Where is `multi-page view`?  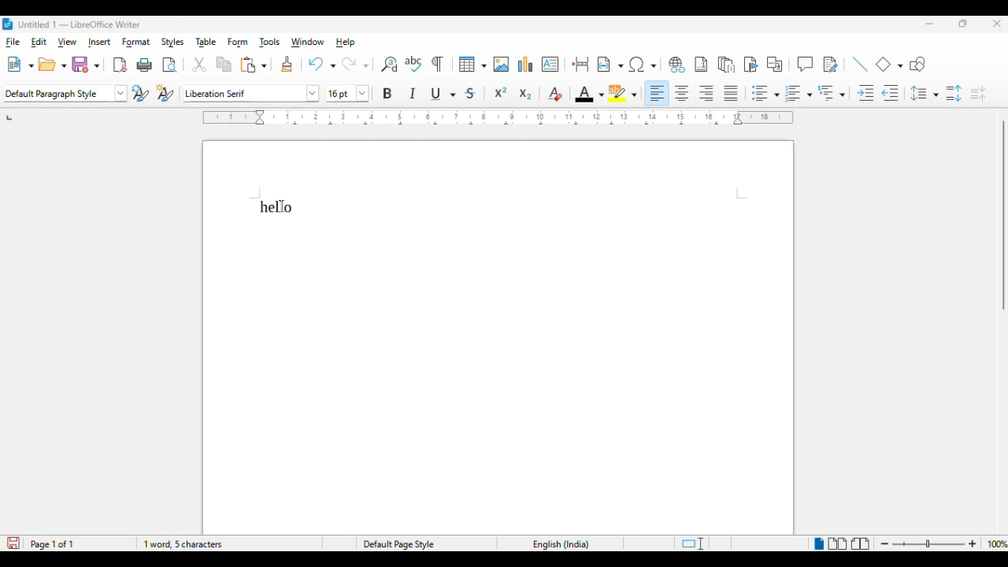 multi-page view is located at coordinates (838, 543).